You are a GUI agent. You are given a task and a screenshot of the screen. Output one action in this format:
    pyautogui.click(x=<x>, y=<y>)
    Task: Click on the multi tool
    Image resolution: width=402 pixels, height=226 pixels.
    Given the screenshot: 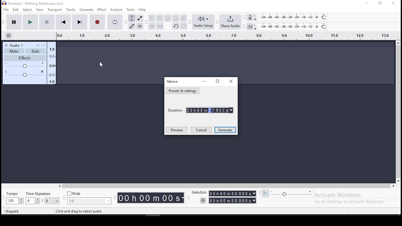 What is the action you would take?
    pyautogui.click(x=140, y=26)
    